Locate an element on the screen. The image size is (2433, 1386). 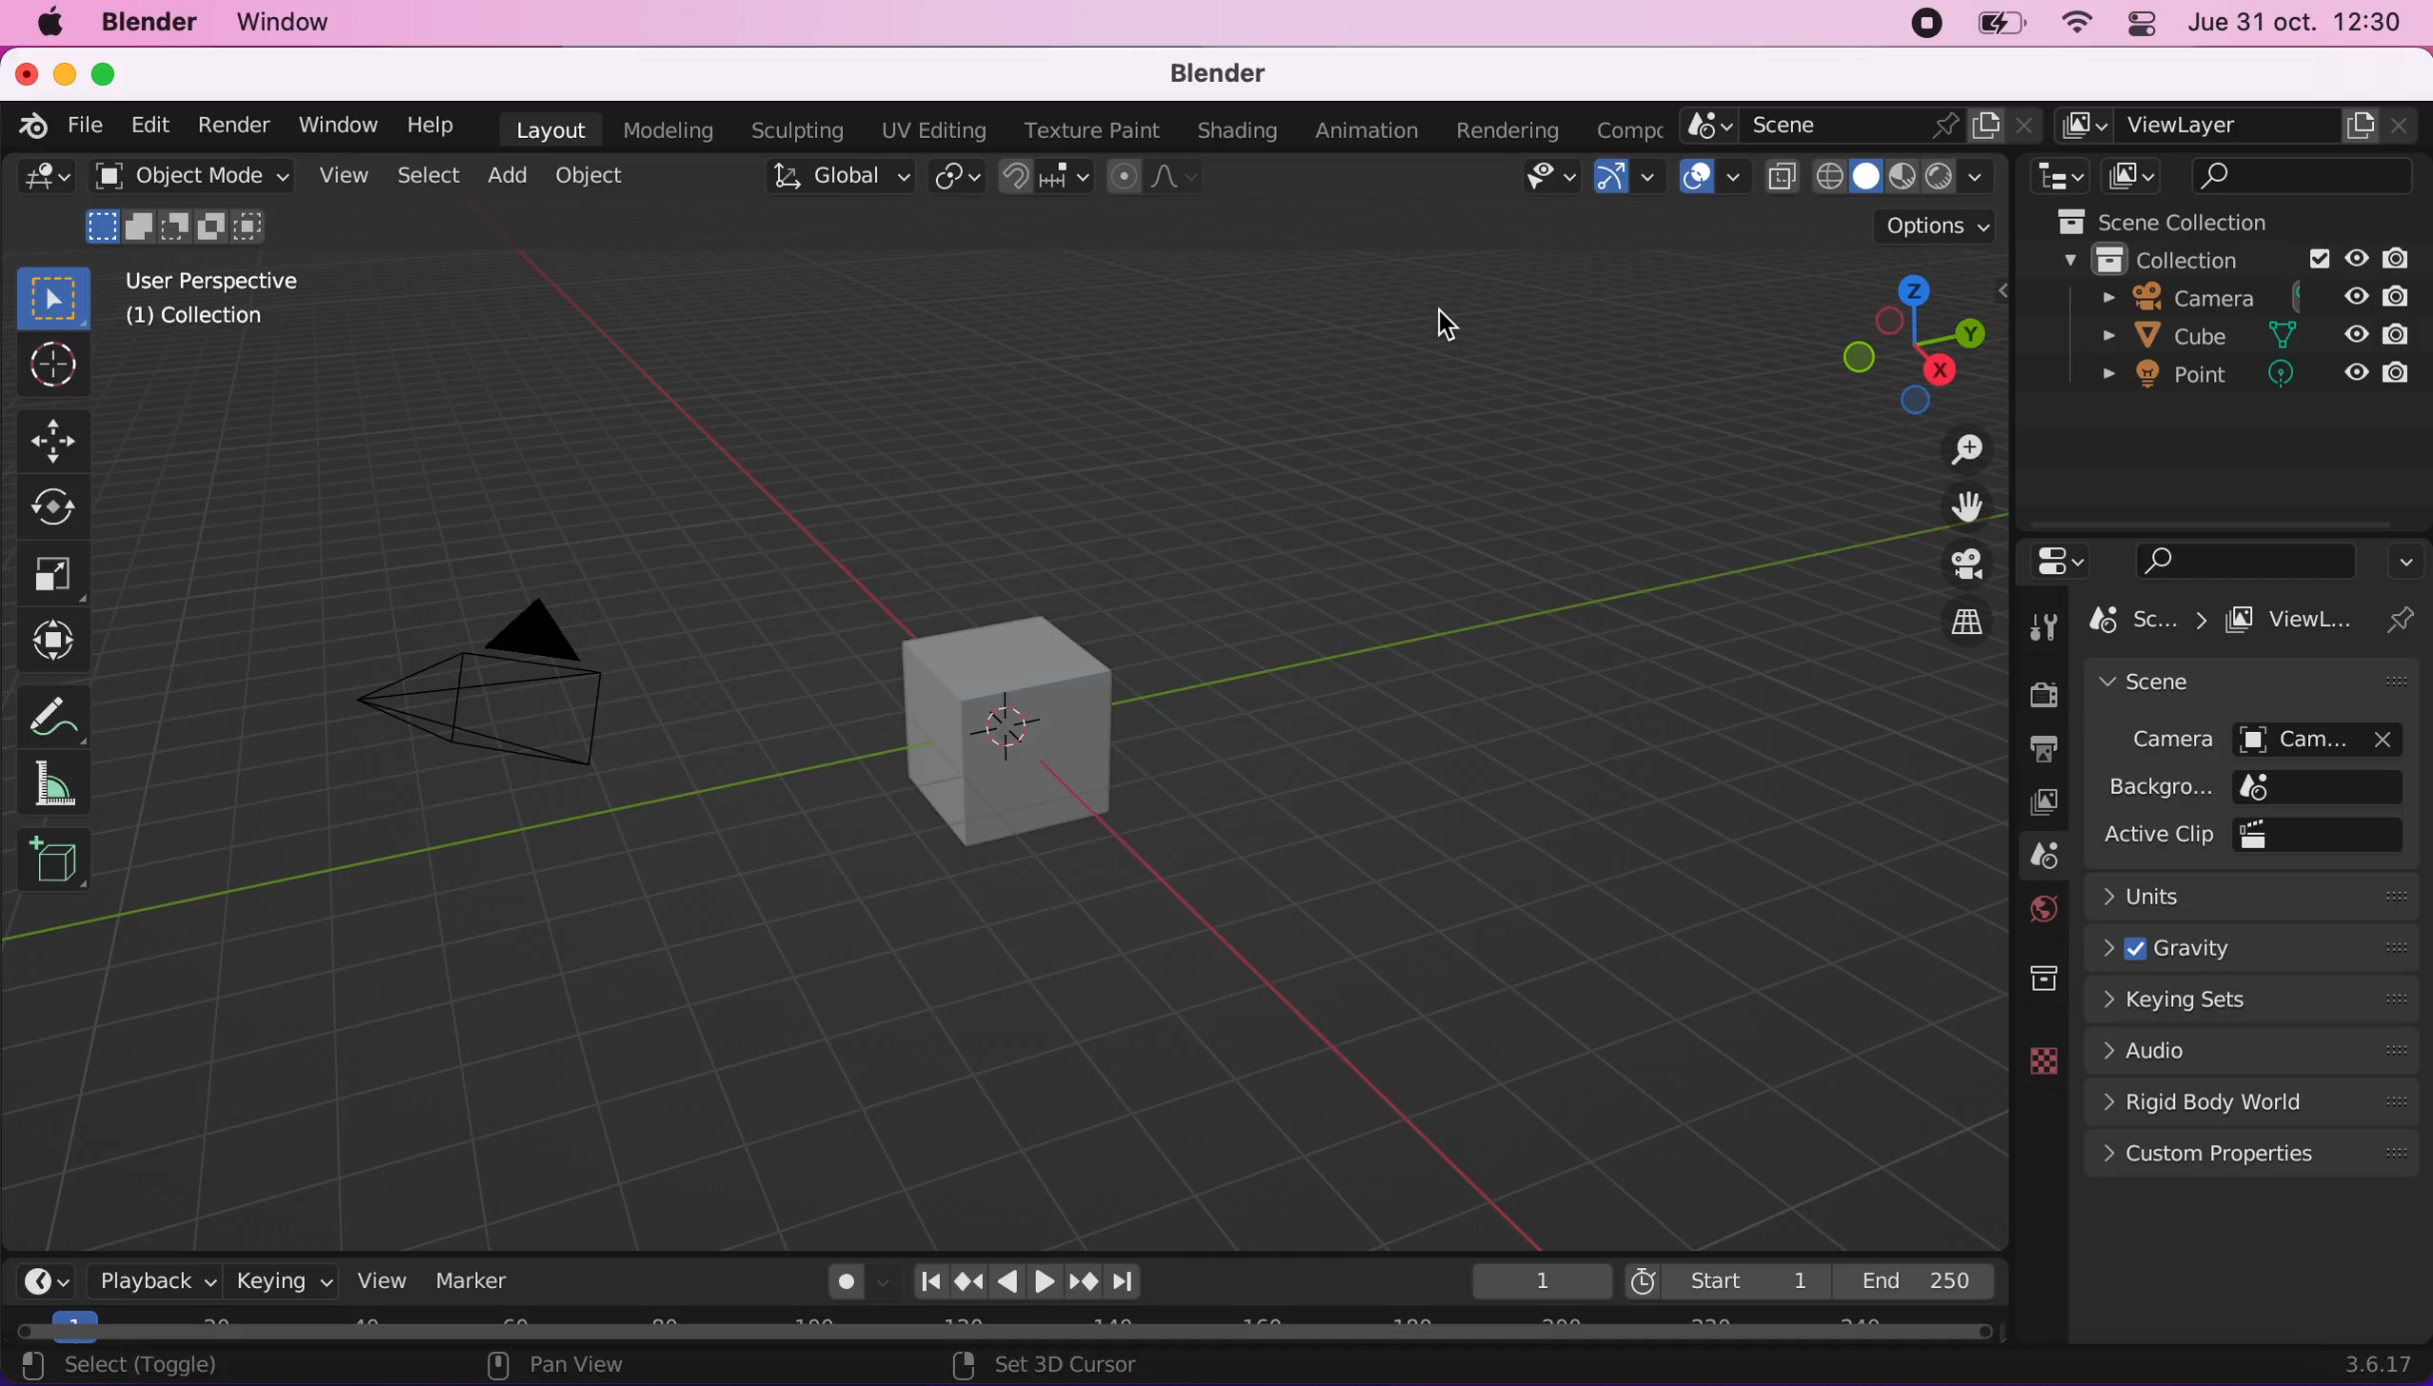
select is located at coordinates (426, 175).